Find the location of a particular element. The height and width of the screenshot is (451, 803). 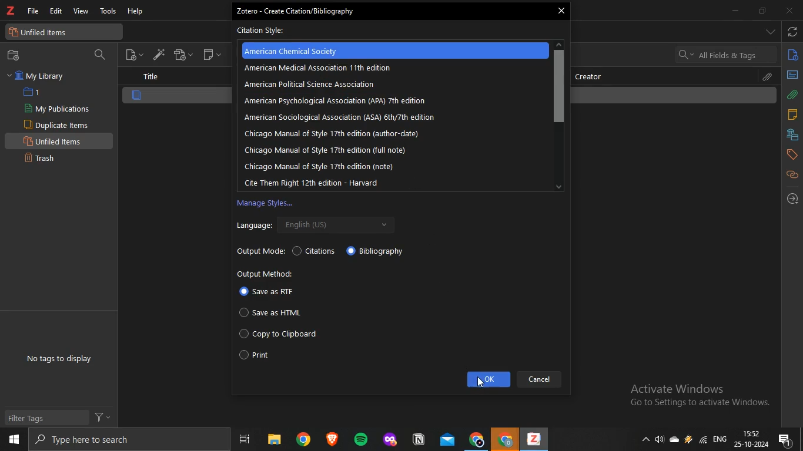

brave is located at coordinates (331, 439).